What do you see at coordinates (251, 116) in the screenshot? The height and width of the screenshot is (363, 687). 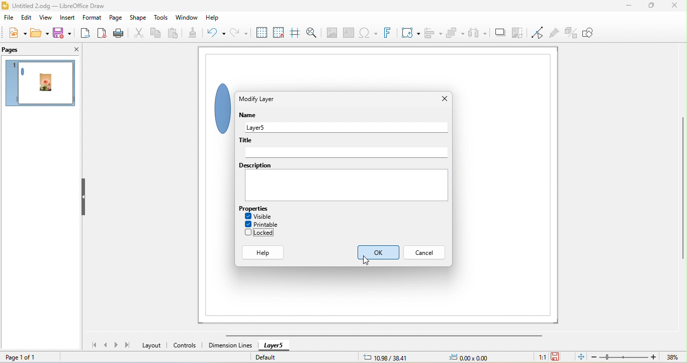 I see `name` at bounding box center [251, 116].